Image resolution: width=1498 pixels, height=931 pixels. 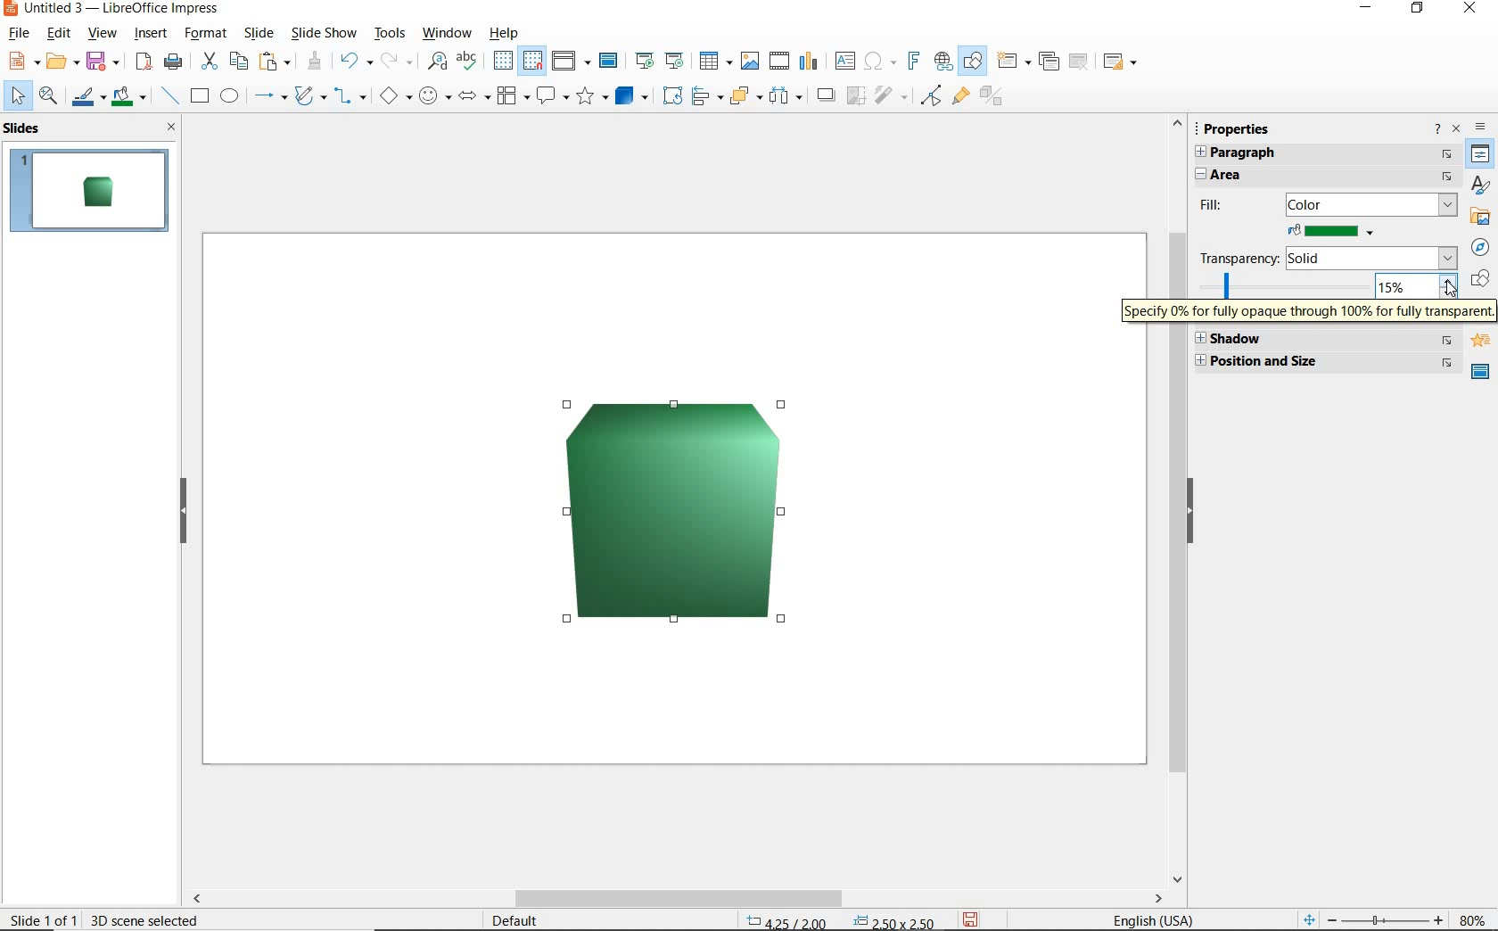 I want to click on TOGGLE POINT EDIT MODE, so click(x=930, y=95).